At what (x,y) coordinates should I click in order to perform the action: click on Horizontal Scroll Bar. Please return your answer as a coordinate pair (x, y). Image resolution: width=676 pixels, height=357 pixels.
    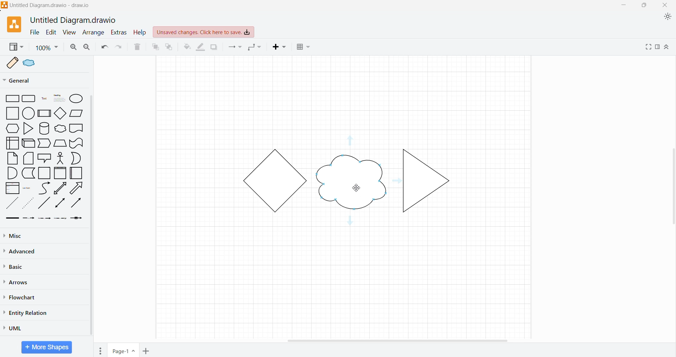
    Looking at the image, I should click on (398, 340).